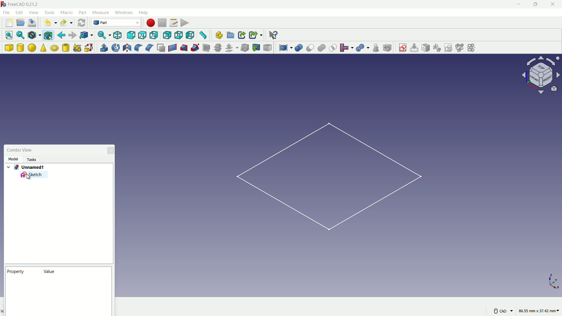 Image resolution: width=562 pixels, height=316 pixels. I want to click on measure, so click(204, 35).